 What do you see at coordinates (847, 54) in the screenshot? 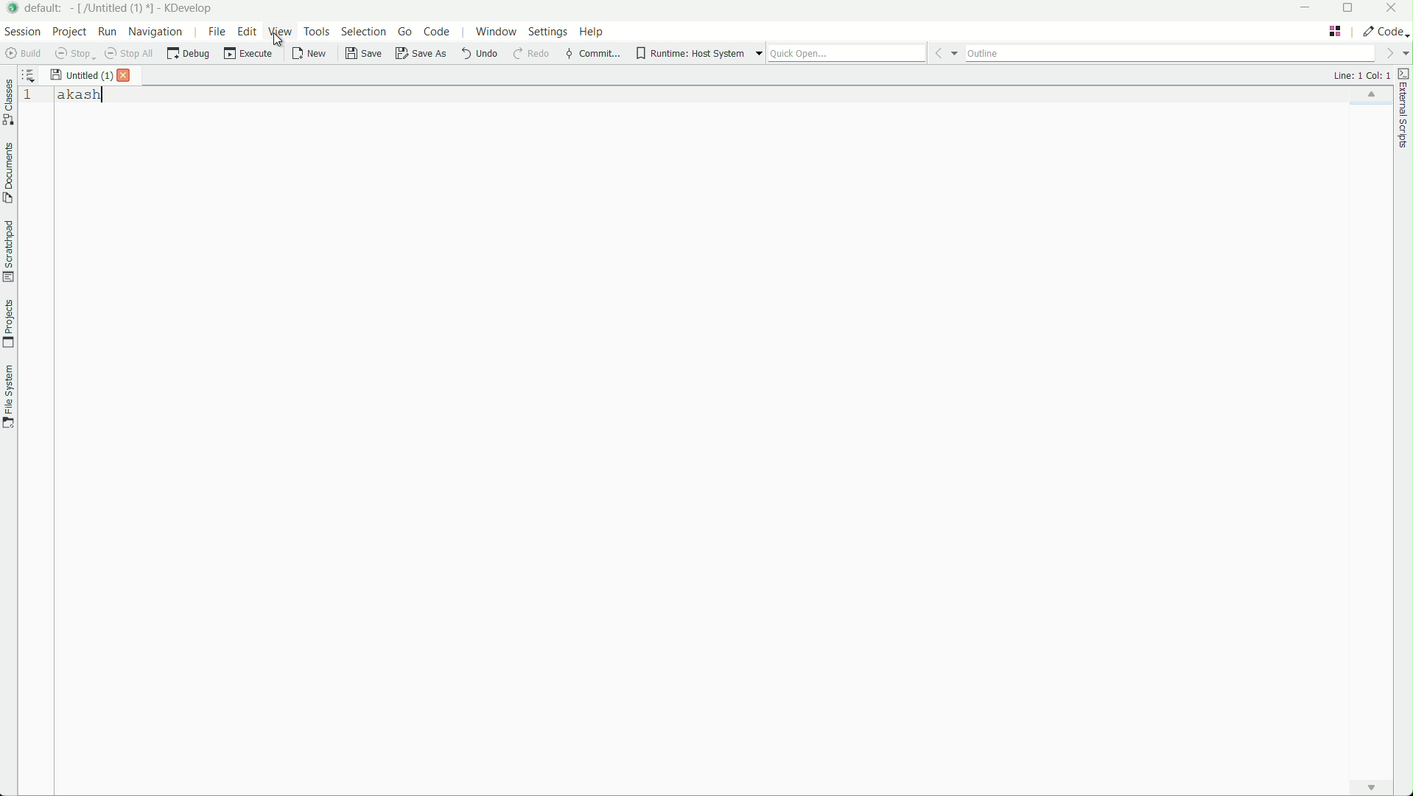
I see `quick open` at bounding box center [847, 54].